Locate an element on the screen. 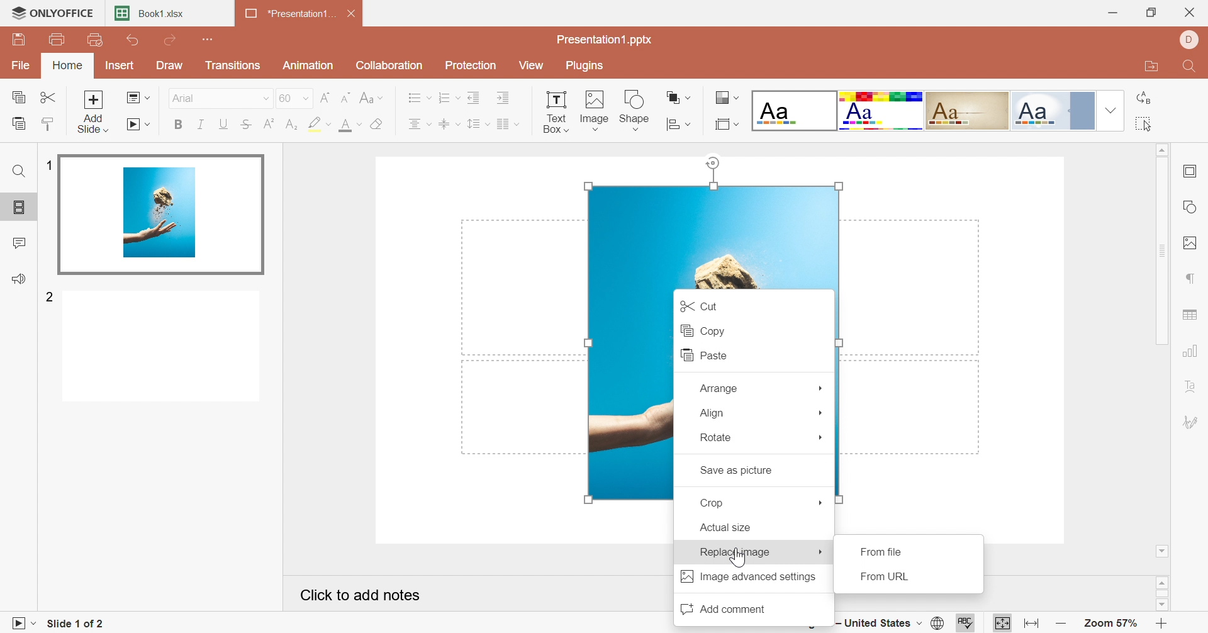 Image resolution: width=1208 pixels, height=633 pixels. paragraph settings is located at coordinates (1191, 277).